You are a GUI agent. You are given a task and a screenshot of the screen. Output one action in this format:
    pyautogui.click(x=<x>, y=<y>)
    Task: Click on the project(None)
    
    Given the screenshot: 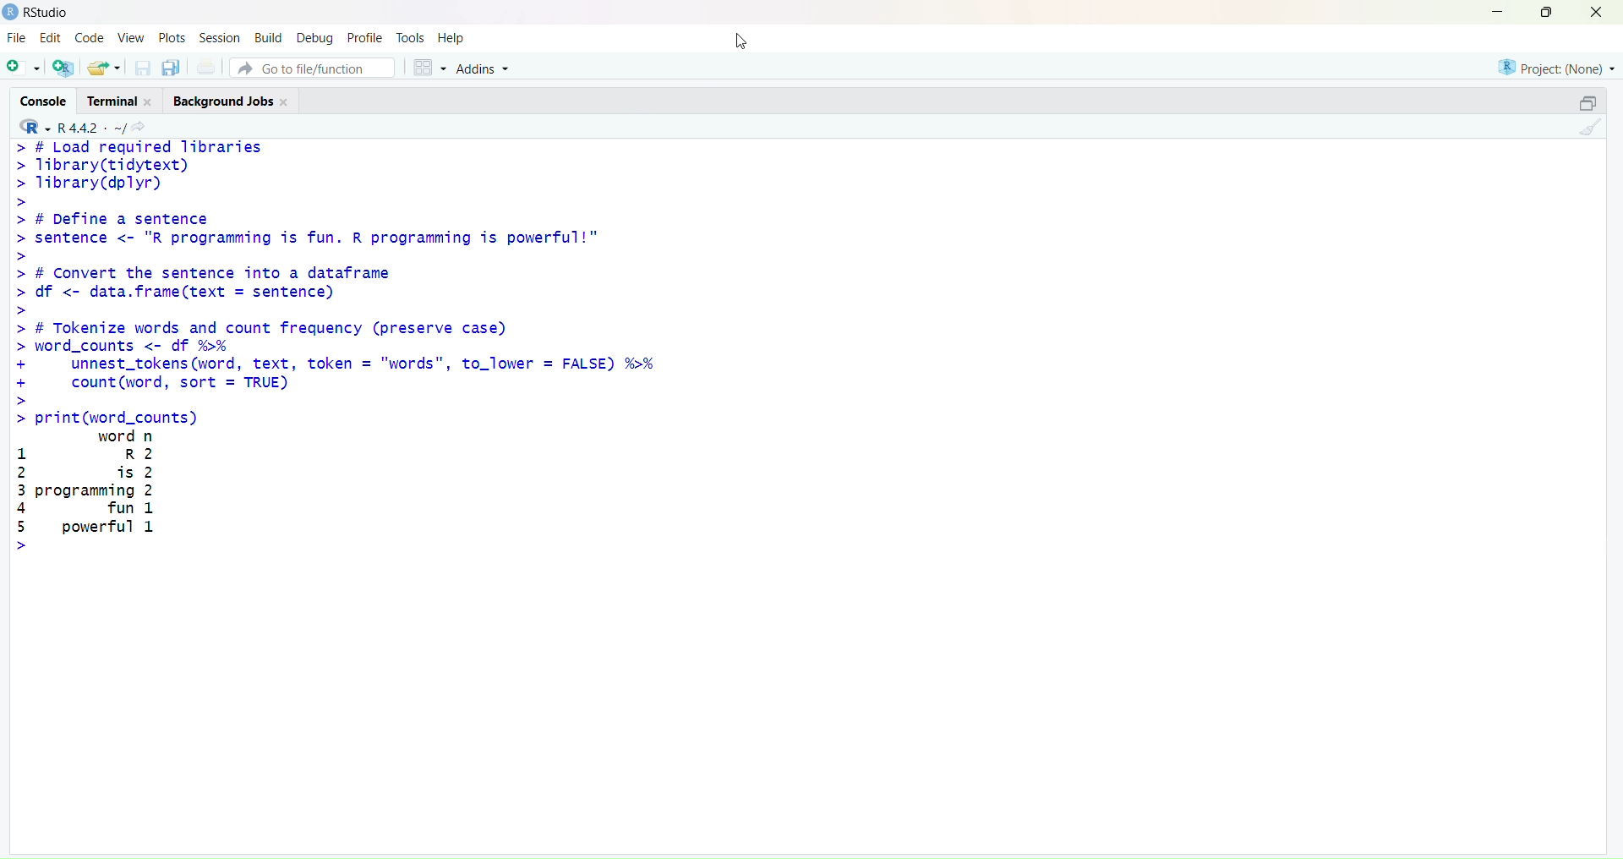 What is the action you would take?
    pyautogui.click(x=1553, y=67)
    